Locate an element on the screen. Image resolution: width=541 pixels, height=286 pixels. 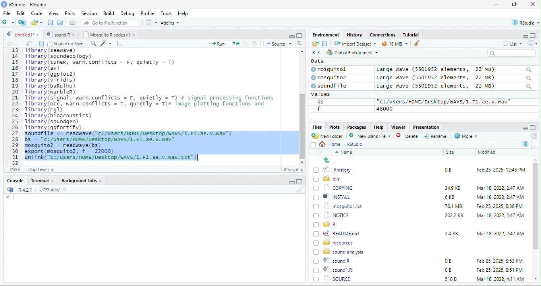
” Go to file/function is located at coordinates (110, 23).